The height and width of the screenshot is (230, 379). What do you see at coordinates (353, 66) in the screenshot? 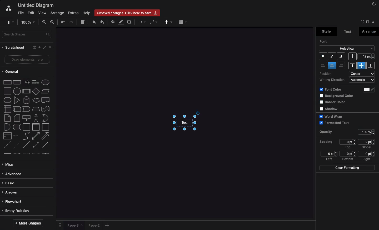
I see `Top` at bounding box center [353, 66].